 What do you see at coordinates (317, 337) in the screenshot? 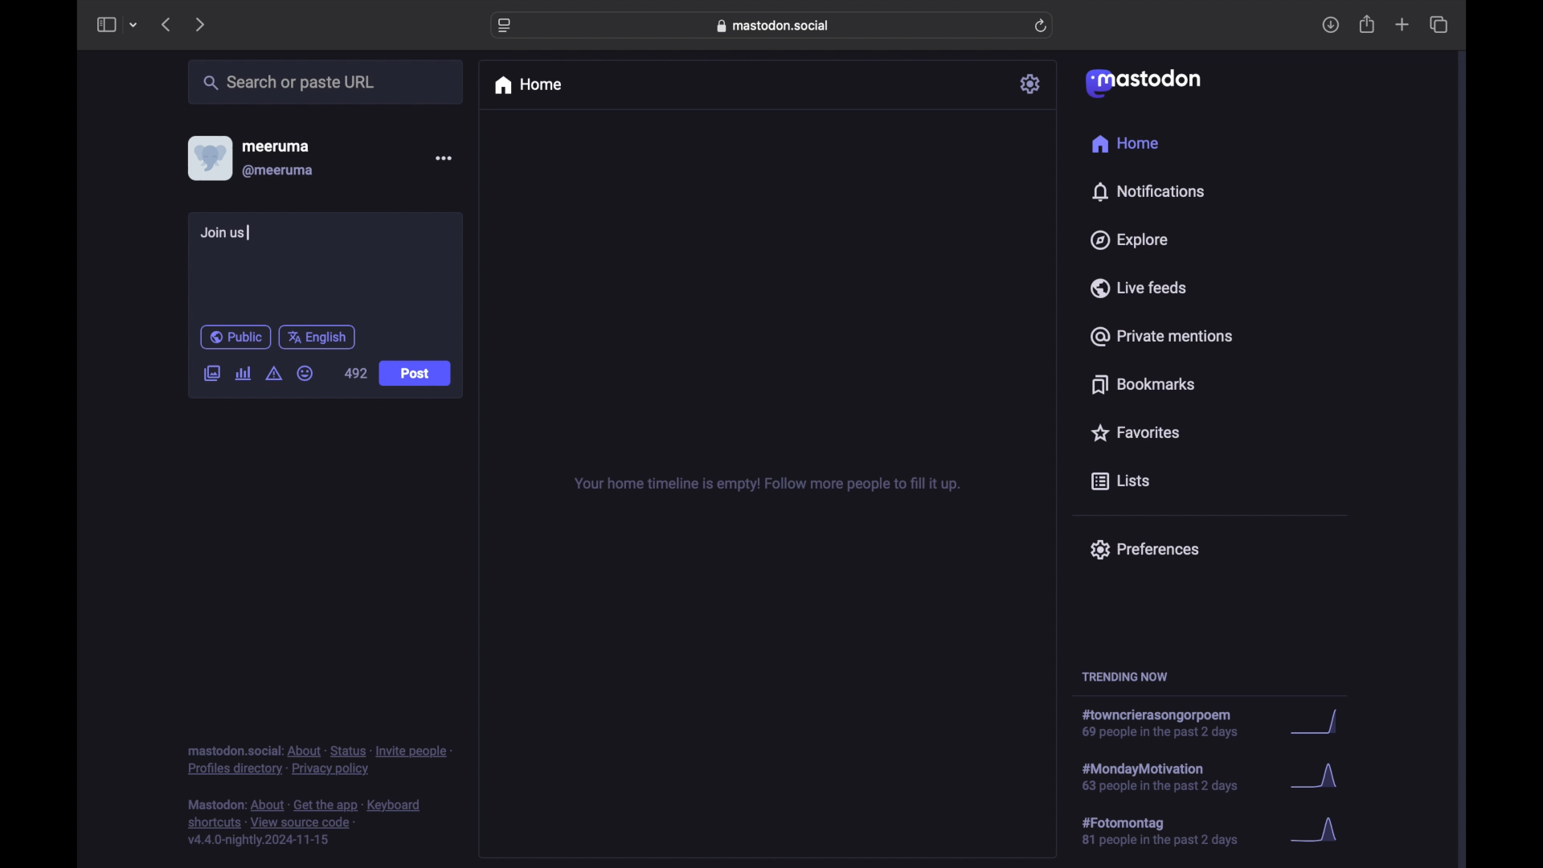
I see `english` at bounding box center [317, 337].